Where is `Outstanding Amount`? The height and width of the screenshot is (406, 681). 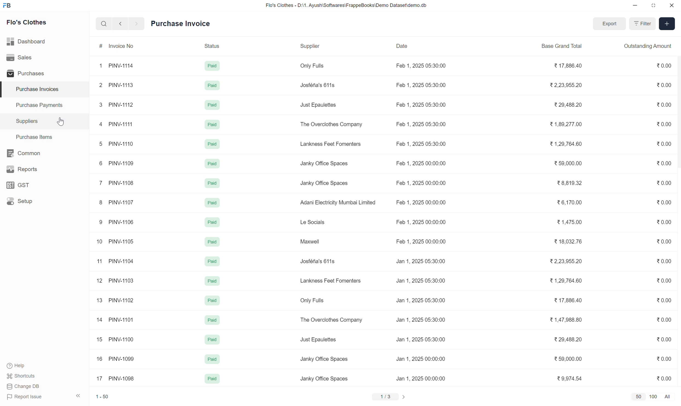 Outstanding Amount is located at coordinates (650, 46).